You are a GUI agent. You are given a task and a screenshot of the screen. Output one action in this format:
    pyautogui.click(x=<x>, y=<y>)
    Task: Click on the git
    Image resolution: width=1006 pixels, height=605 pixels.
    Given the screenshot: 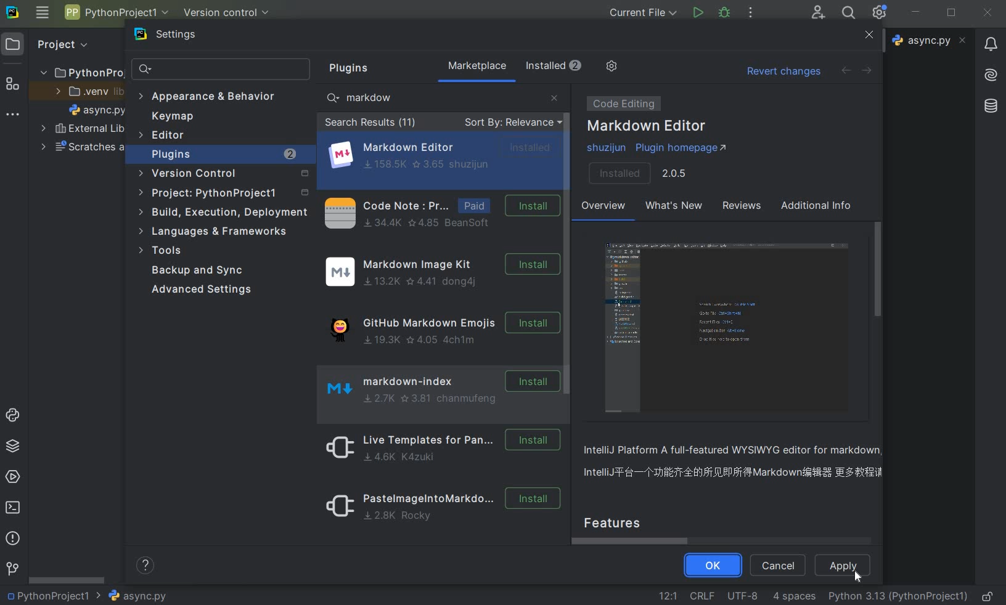 What is the action you would take?
    pyautogui.click(x=12, y=569)
    